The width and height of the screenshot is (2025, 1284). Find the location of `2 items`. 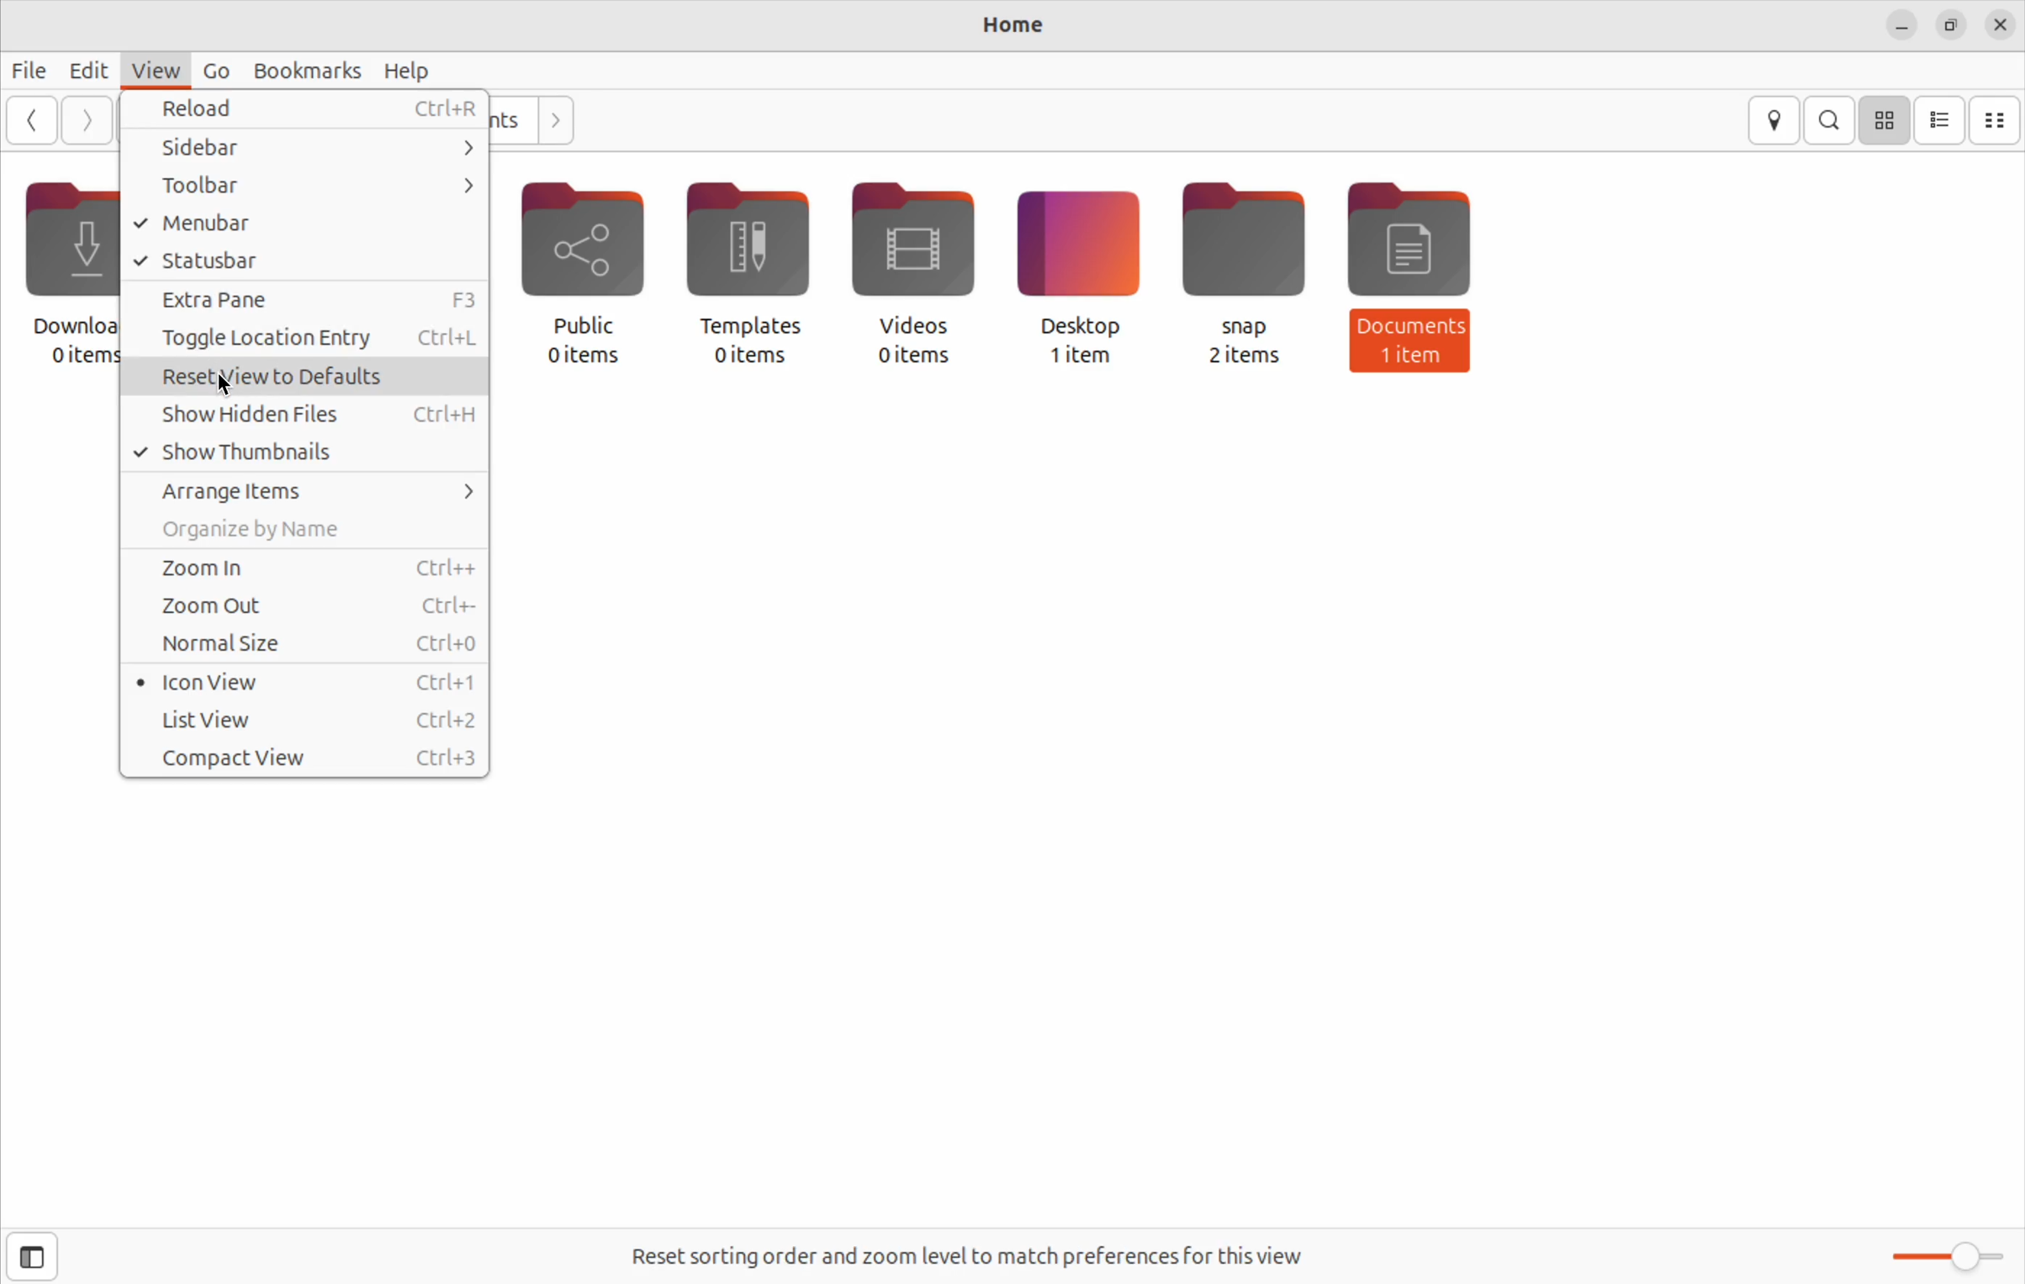

2 items is located at coordinates (1250, 359).